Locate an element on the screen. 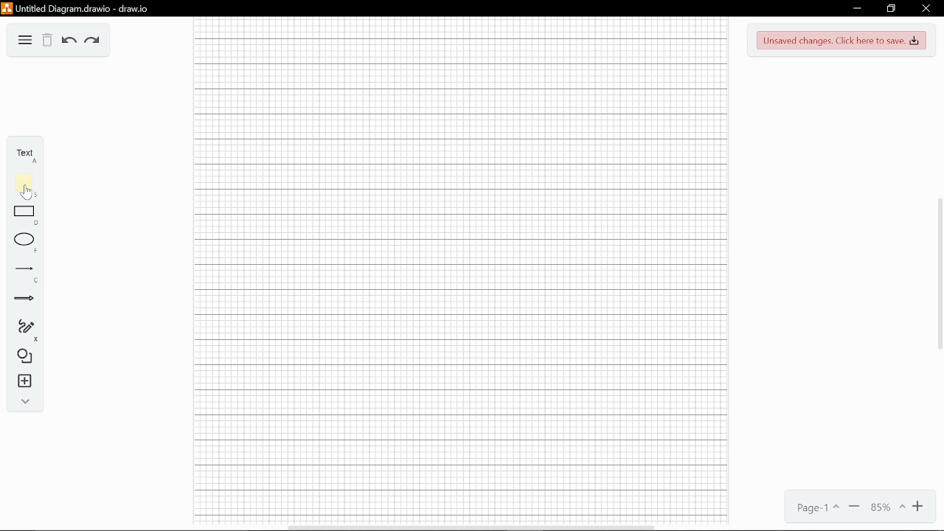 The image size is (944, 531). Zoom in is located at coordinates (921, 507).